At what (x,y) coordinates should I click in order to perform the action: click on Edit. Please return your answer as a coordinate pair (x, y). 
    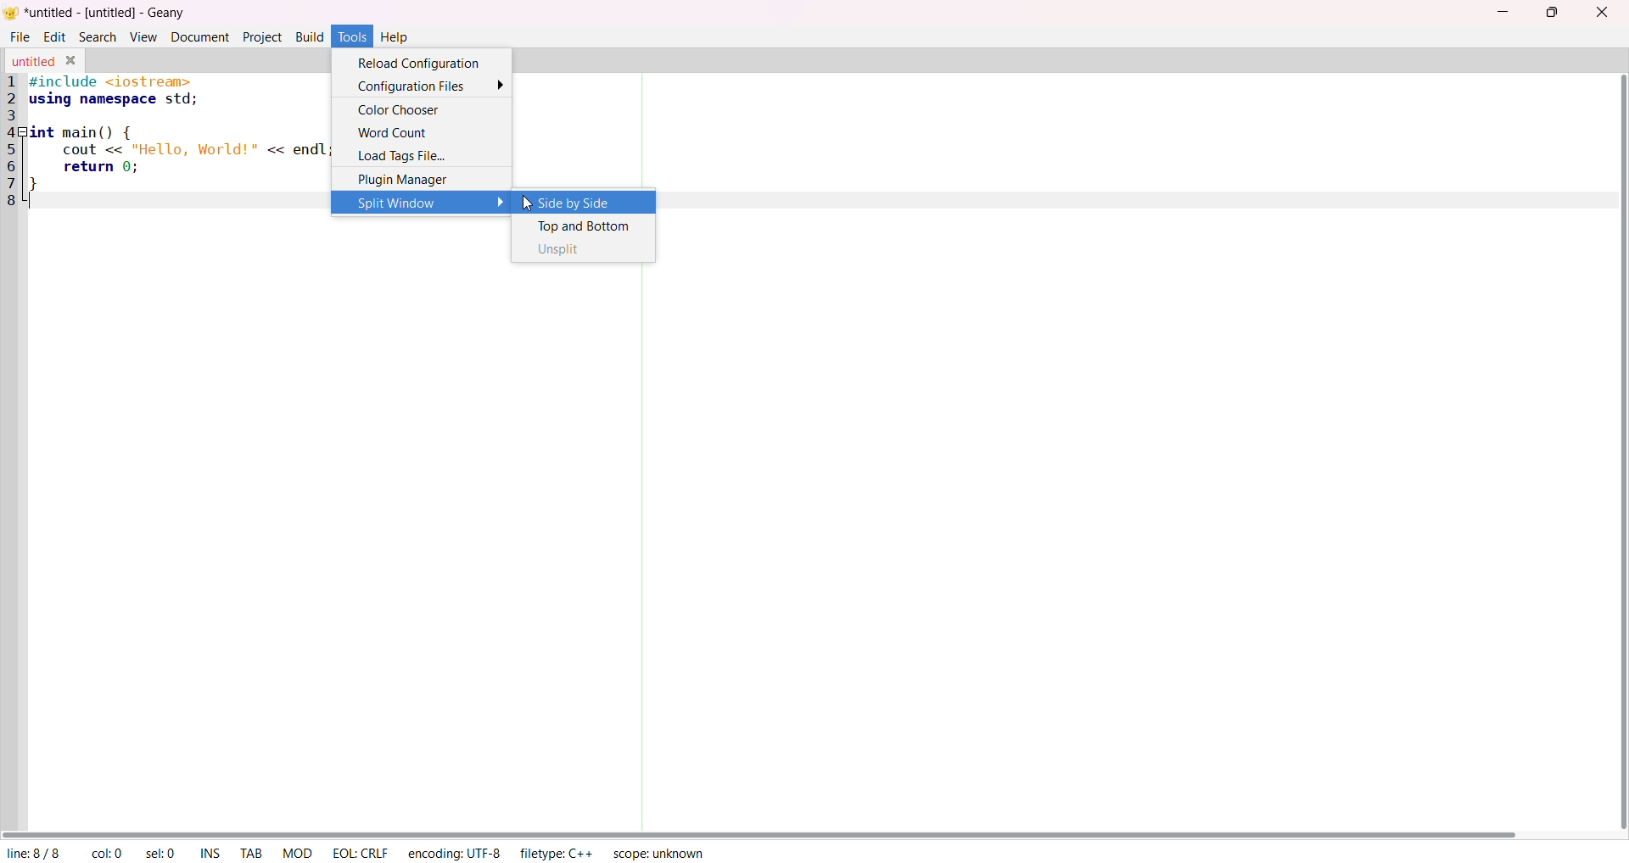
    Looking at the image, I should click on (53, 37).